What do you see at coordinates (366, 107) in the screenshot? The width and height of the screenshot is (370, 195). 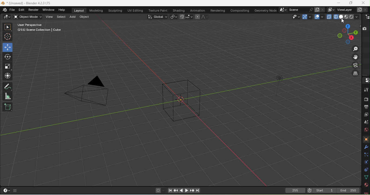 I see `Output` at bounding box center [366, 107].